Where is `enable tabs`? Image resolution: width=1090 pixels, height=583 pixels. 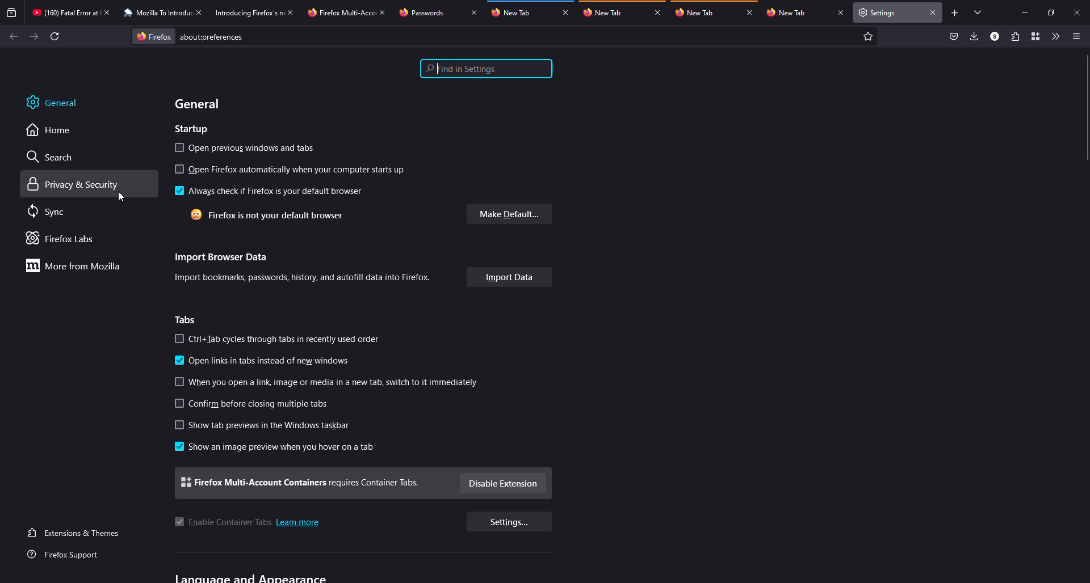
enable tabs is located at coordinates (222, 522).